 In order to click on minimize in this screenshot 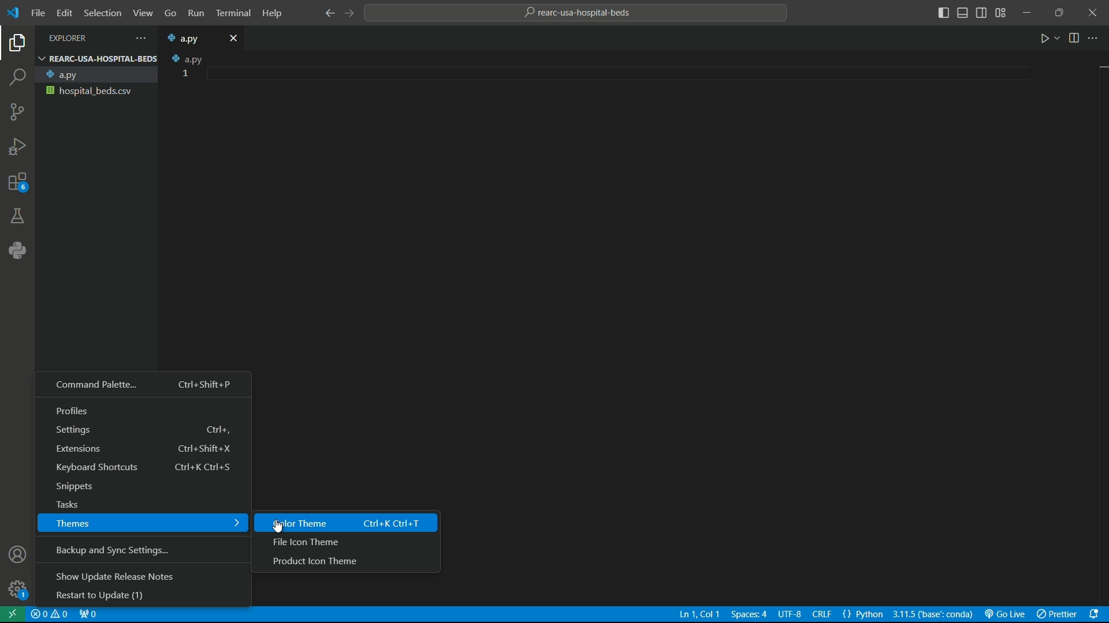, I will do `click(1028, 12)`.